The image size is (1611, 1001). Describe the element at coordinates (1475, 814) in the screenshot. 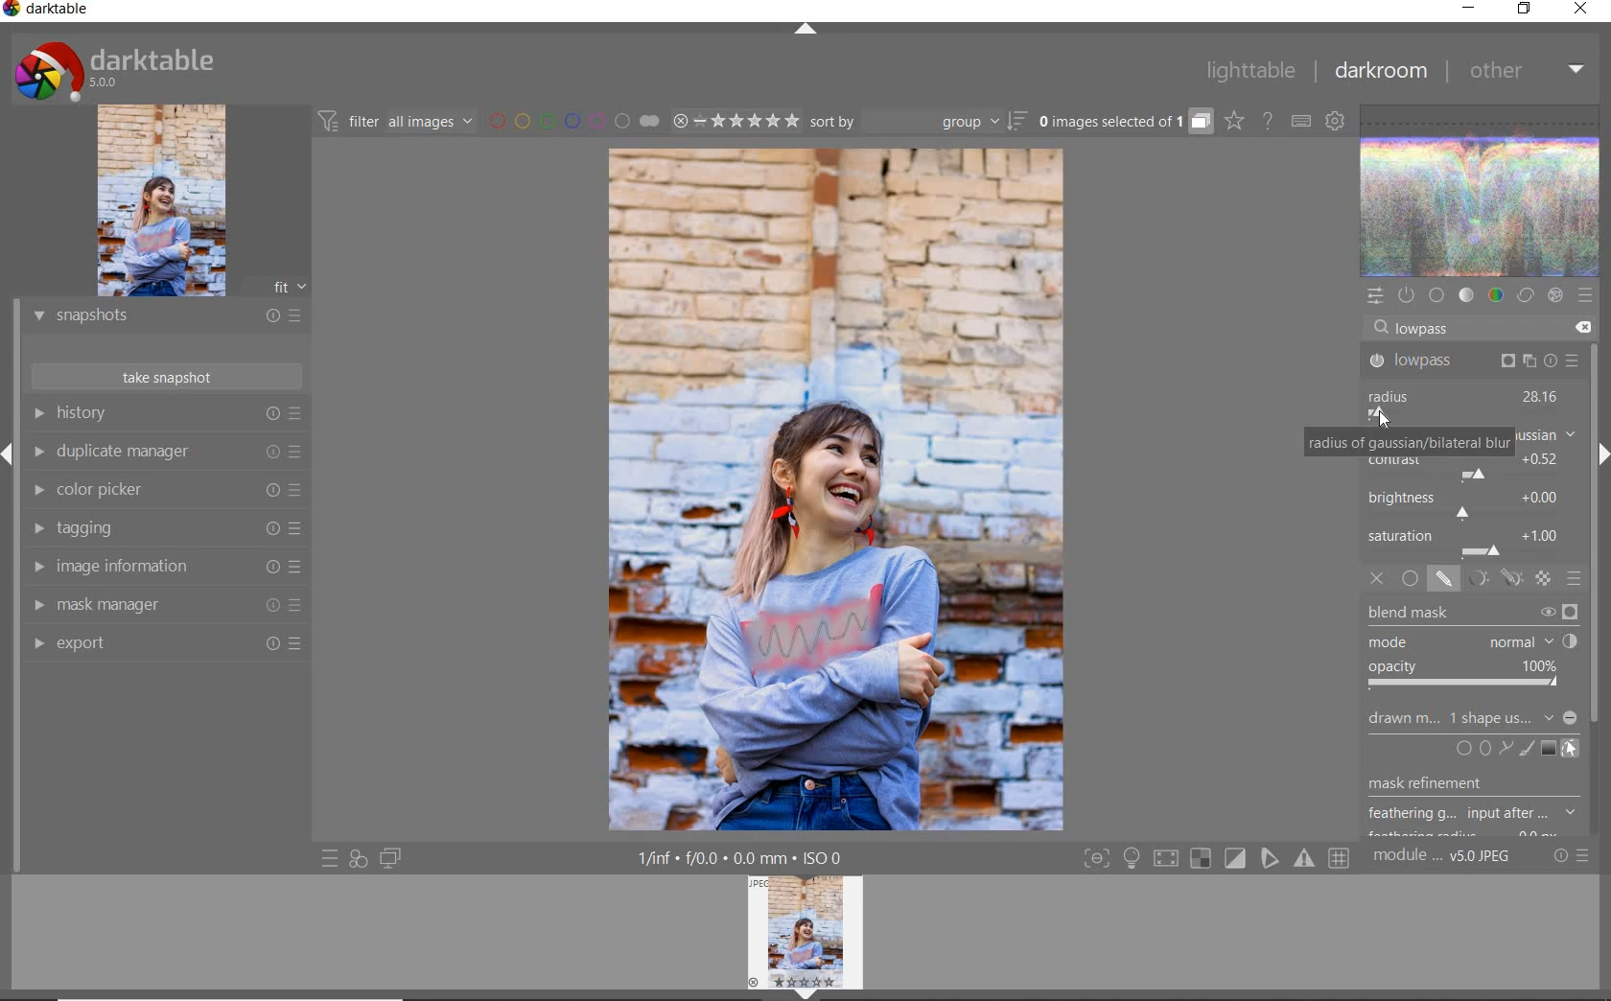

I see `feathering g...` at that location.